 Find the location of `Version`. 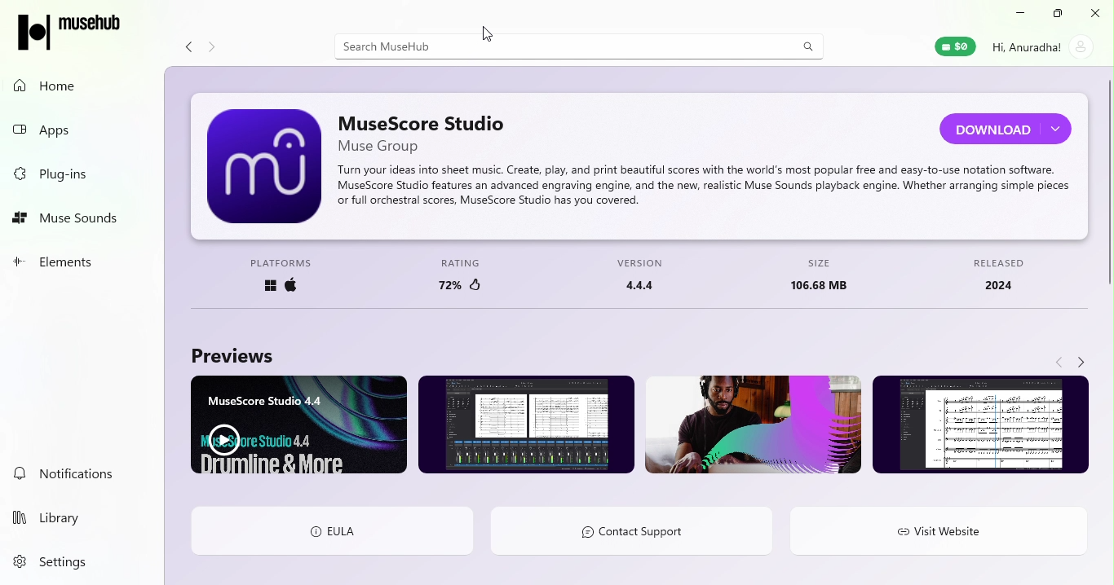

Version is located at coordinates (643, 275).